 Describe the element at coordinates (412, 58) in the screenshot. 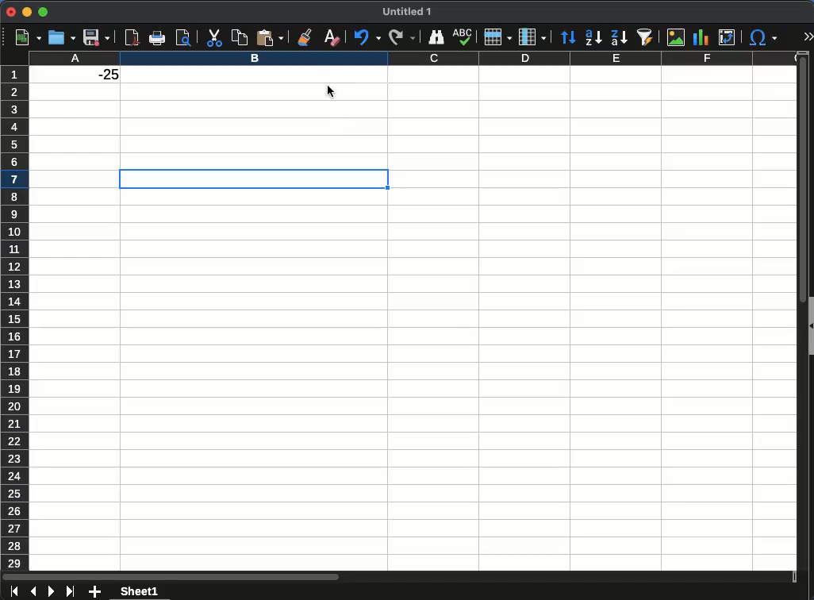

I see `column` at that location.